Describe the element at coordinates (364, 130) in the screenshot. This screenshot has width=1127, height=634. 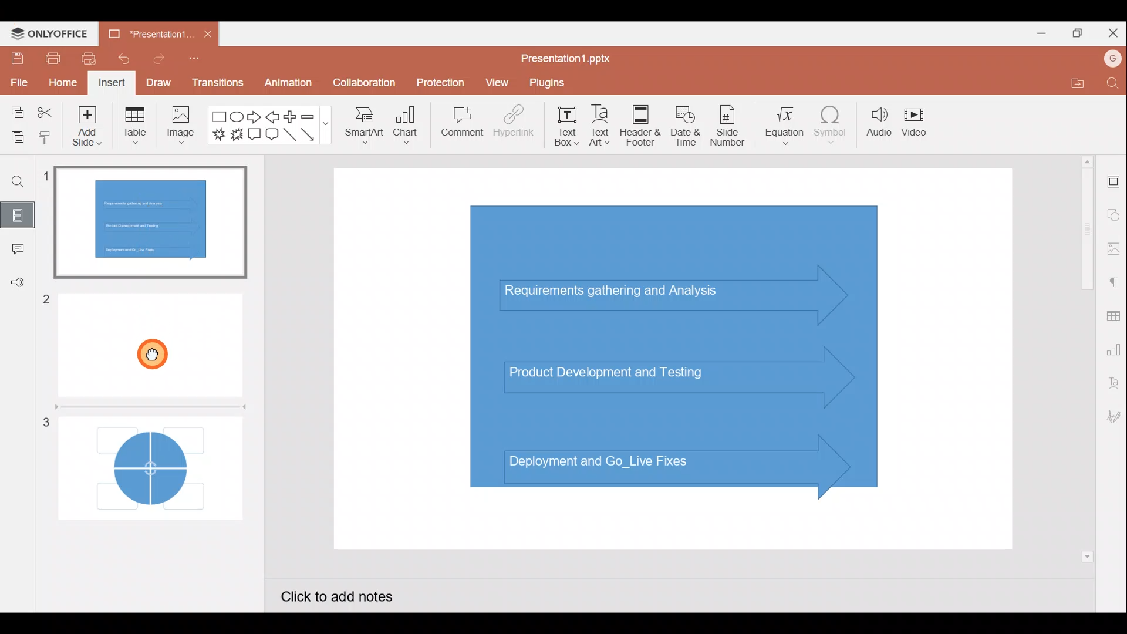
I see `SmartArt` at that location.